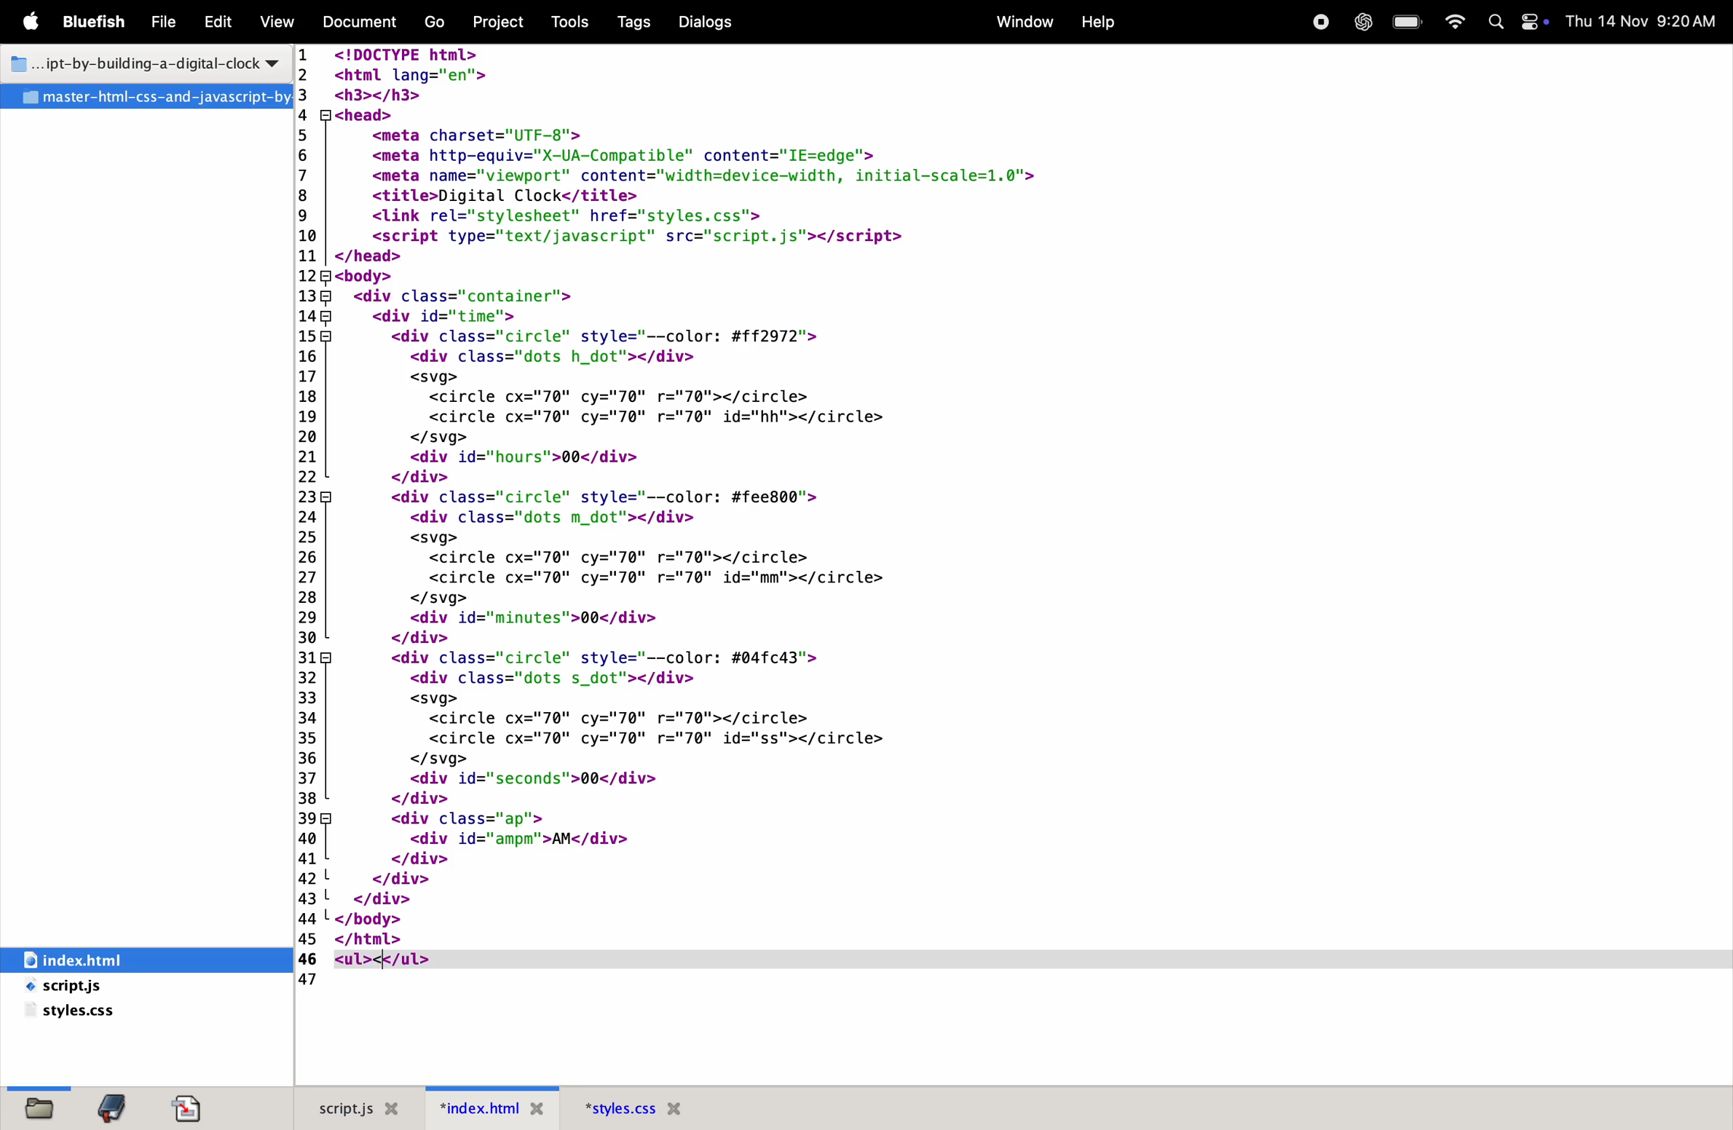 The image size is (1733, 1130). I want to click on File, so click(165, 23).